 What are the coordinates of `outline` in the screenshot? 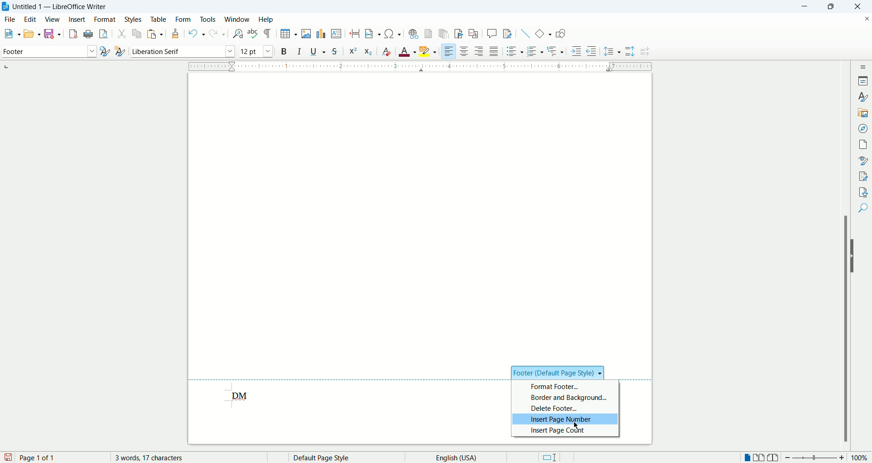 It's located at (556, 50).